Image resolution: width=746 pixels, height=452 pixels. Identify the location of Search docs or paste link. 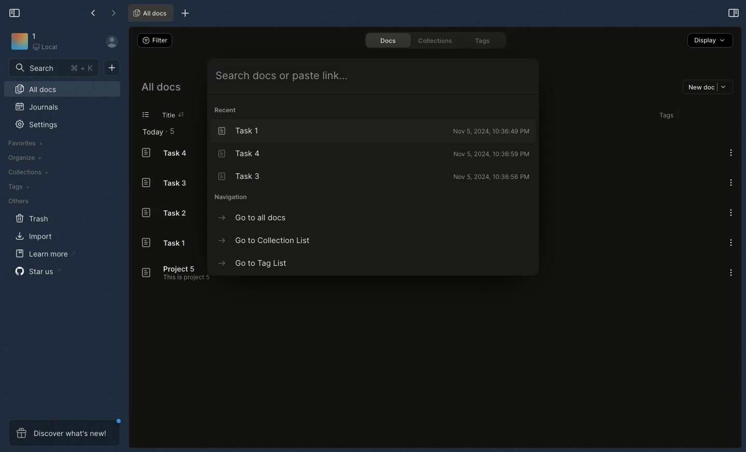
(372, 76).